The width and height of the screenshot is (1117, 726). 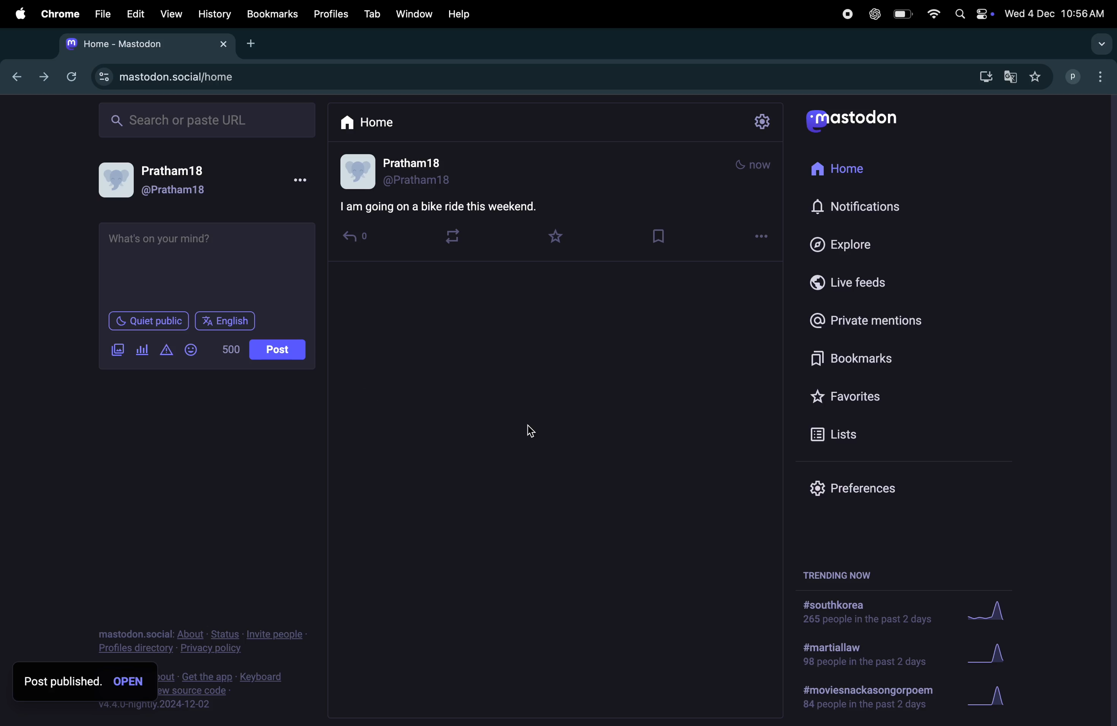 I want to click on Post, so click(x=278, y=348).